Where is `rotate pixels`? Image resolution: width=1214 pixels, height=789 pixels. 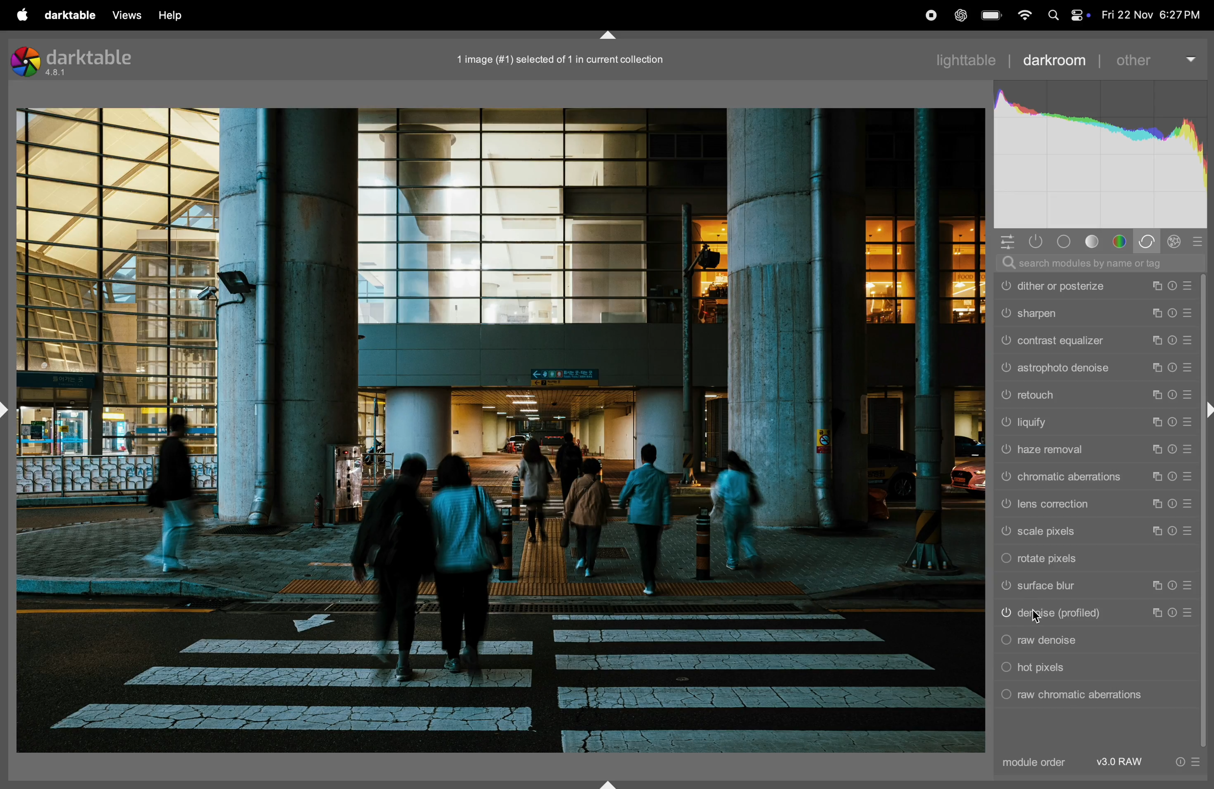 rotate pixels is located at coordinates (1096, 558).